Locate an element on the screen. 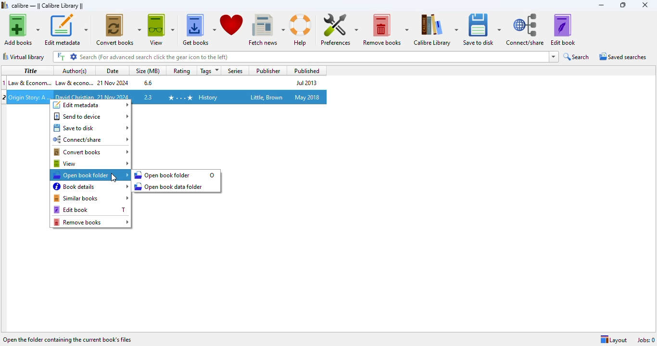 The width and height of the screenshot is (657, 346). calibre library is located at coordinates (436, 30).